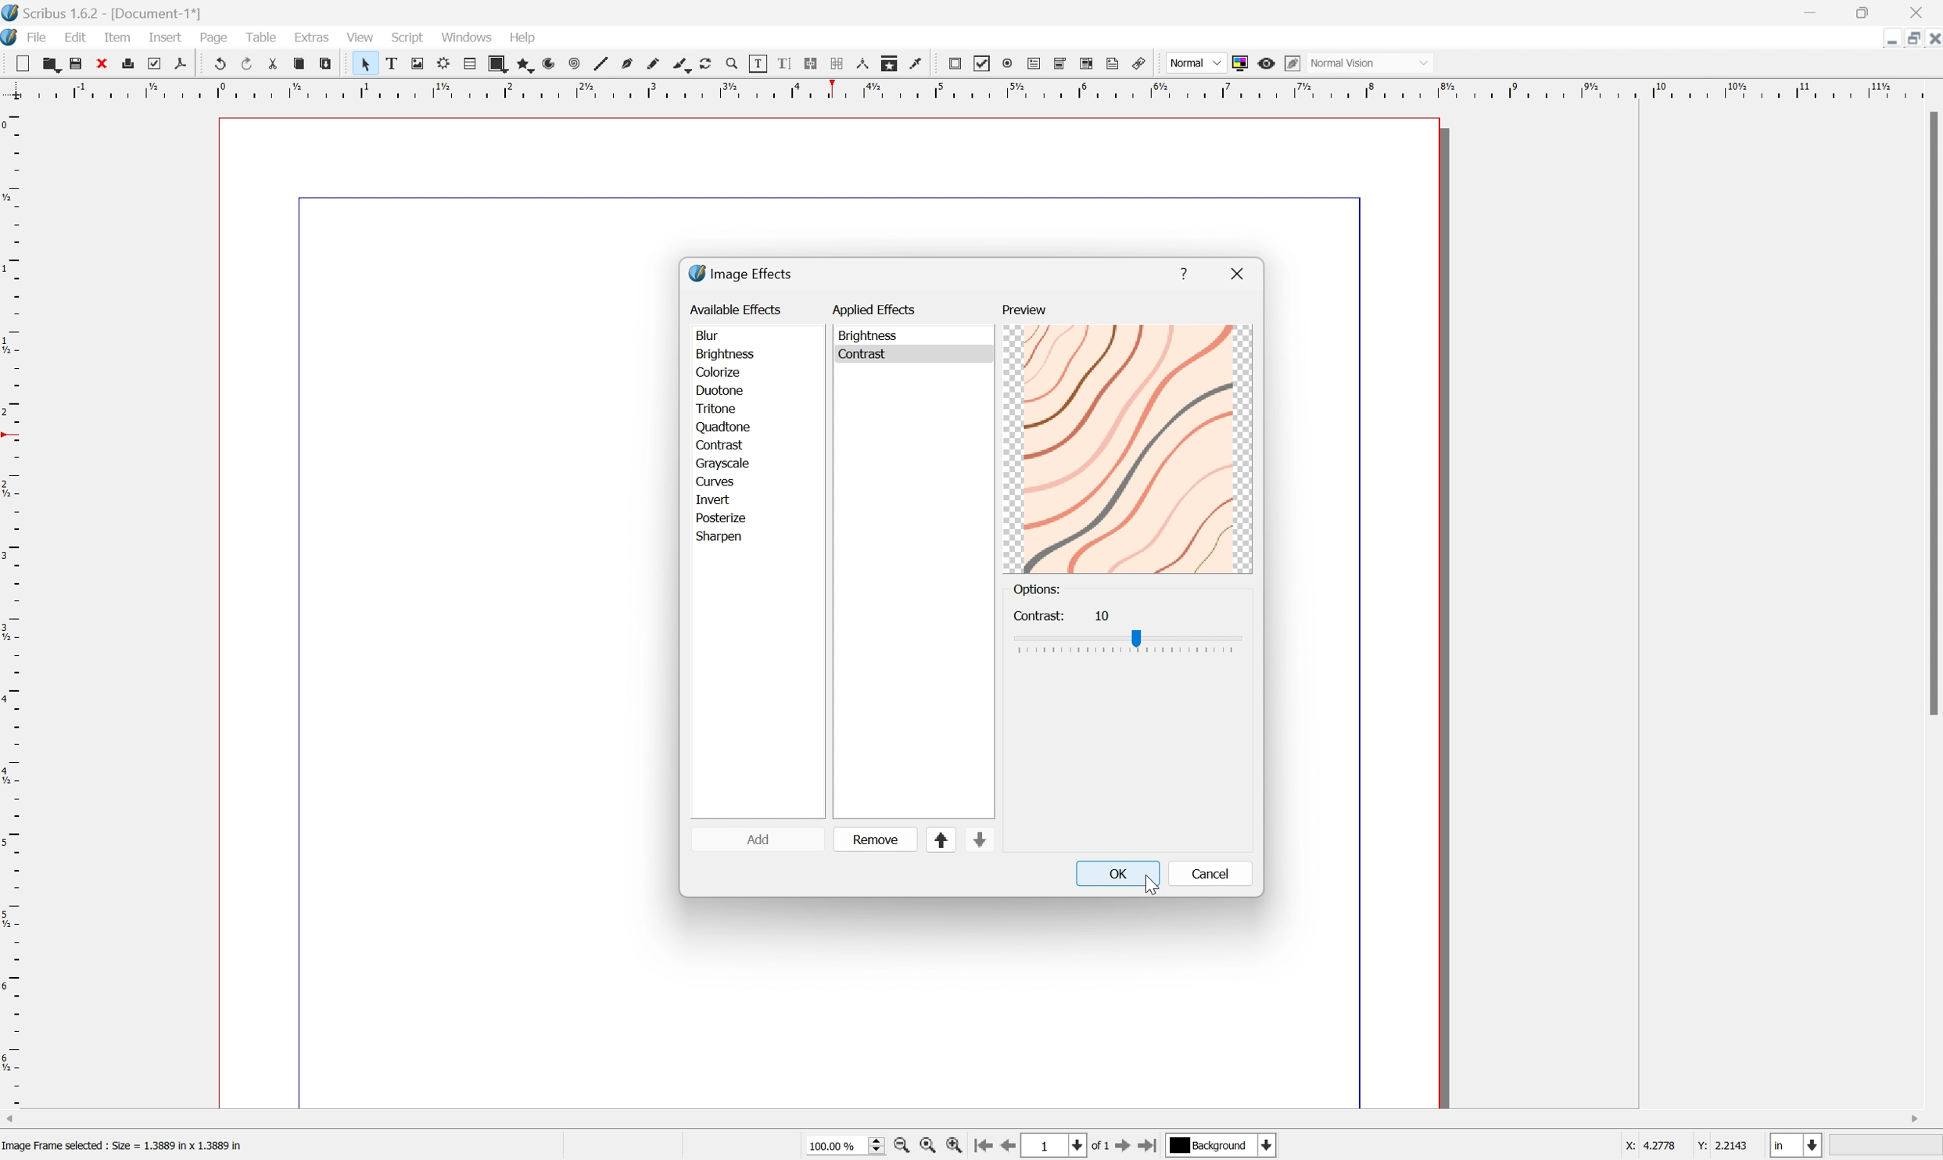 The width and height of the screenshot is (1943, 1160). I want to click on applied effects, so click(876, 306).